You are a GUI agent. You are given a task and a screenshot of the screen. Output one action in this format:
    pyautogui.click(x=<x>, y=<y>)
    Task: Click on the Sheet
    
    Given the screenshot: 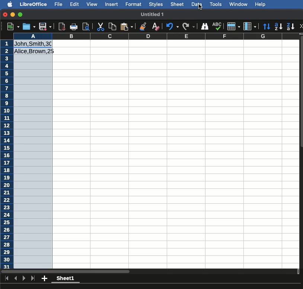 What is the action you would take?
    pyautogui.click(x=67, y=279)
    